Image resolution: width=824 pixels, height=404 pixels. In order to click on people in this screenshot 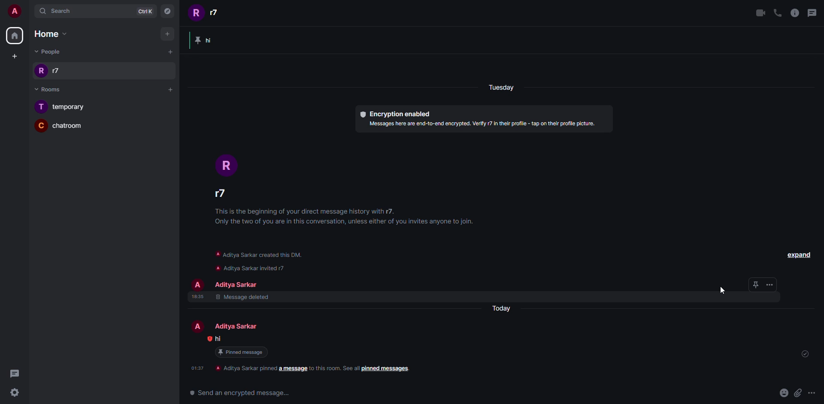, I will do `click(51, 70)`.